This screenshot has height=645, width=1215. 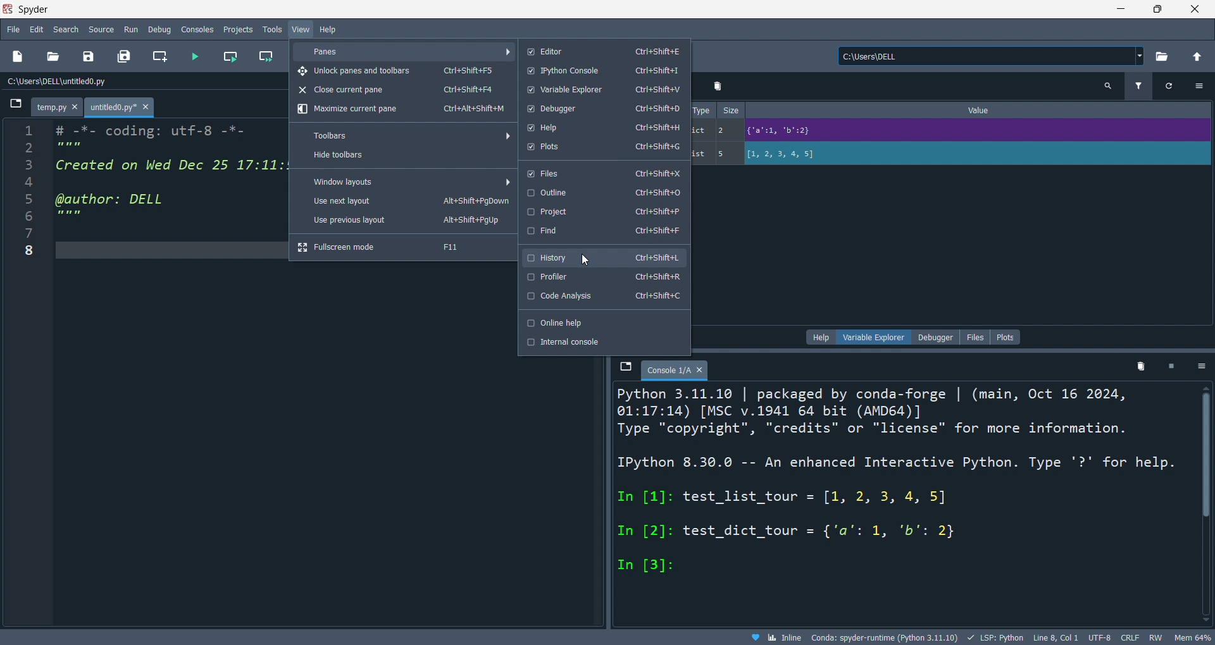 I want to click on C:\Users\DELL\untitled0.py, so click(x=73, y=82).